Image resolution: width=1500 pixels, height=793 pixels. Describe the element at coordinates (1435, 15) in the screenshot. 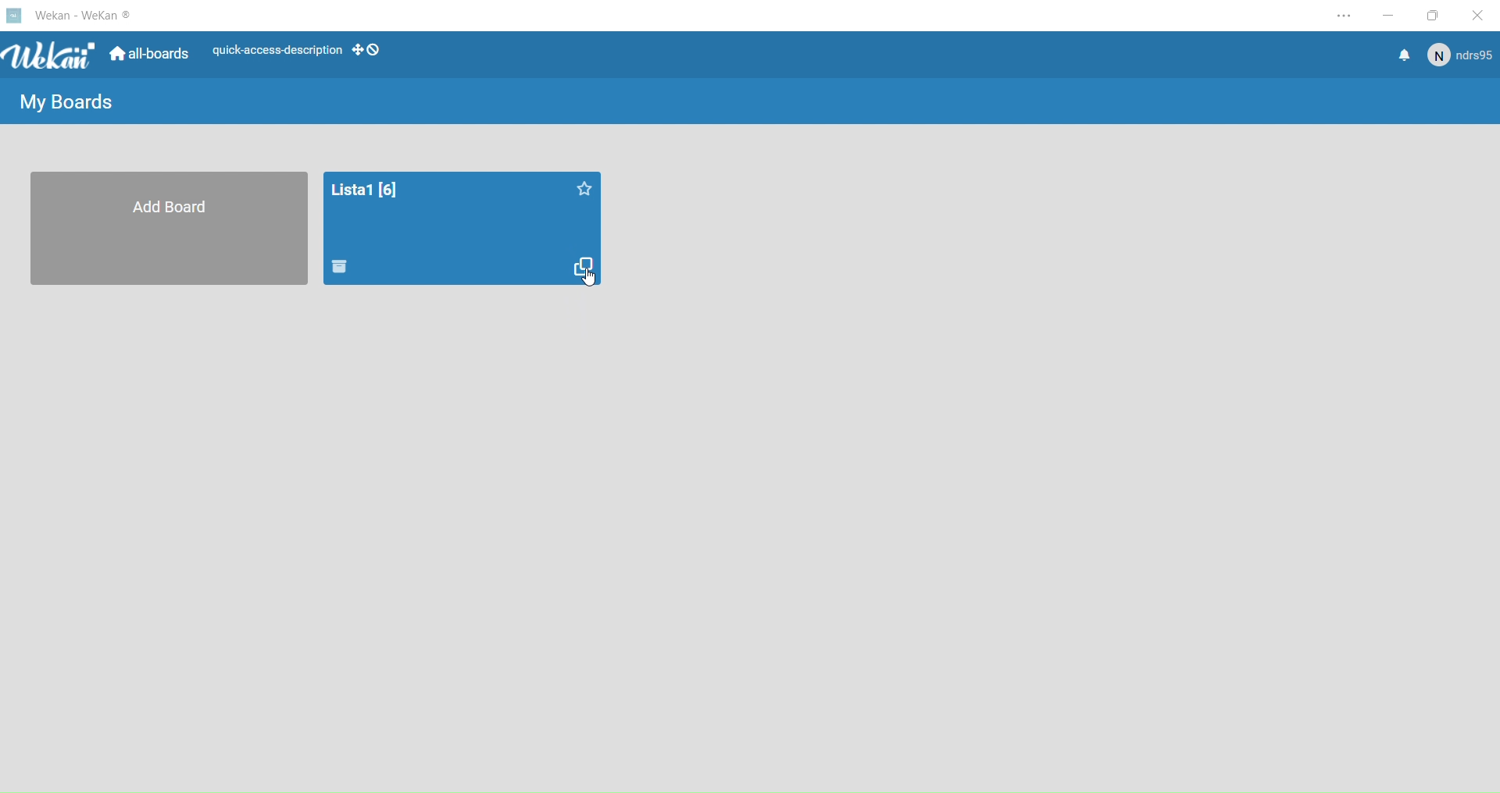

I see `Box` at that location.